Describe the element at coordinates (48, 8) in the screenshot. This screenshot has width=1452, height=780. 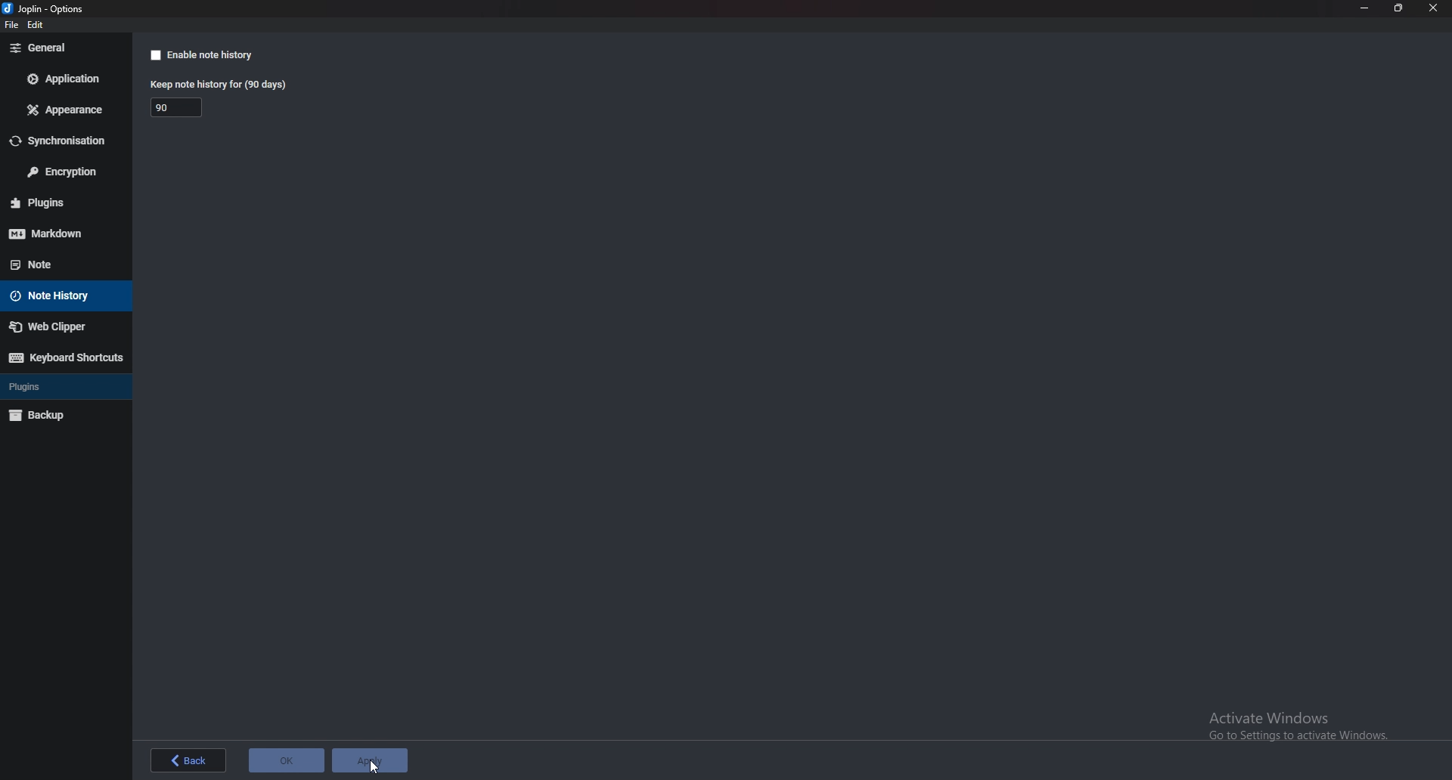
I see `options` at that location.